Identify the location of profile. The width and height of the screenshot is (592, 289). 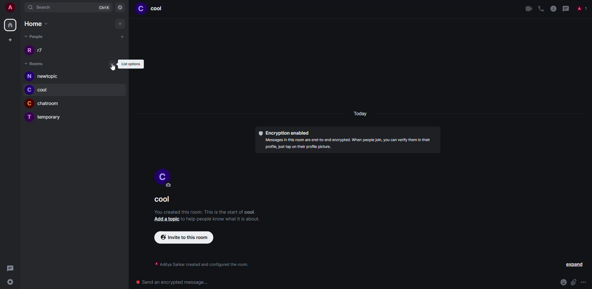
(29, 51).